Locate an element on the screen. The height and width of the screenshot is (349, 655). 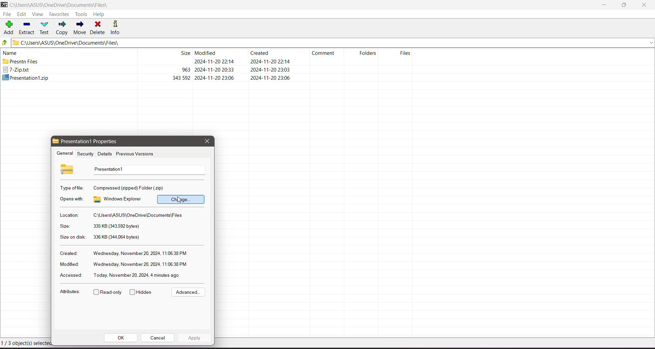
Move is located at coordinates (80, 28).